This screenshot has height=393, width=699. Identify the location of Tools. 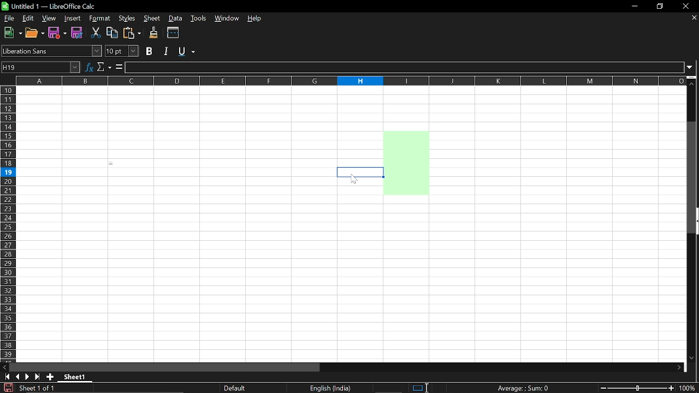
(200, 19).